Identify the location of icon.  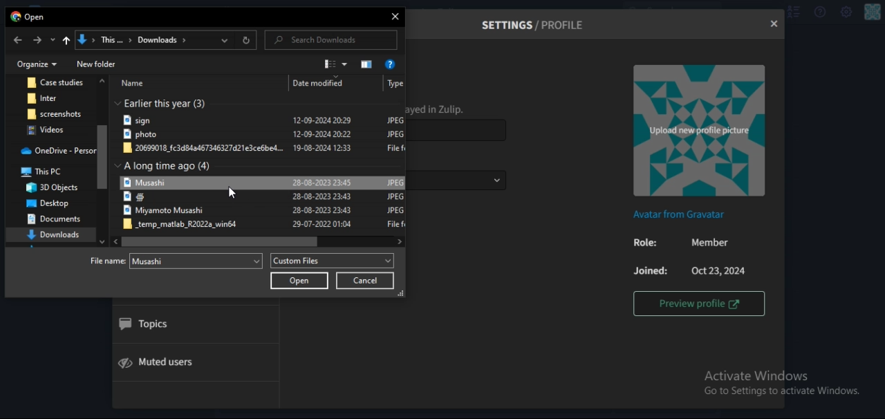
(368, 64).